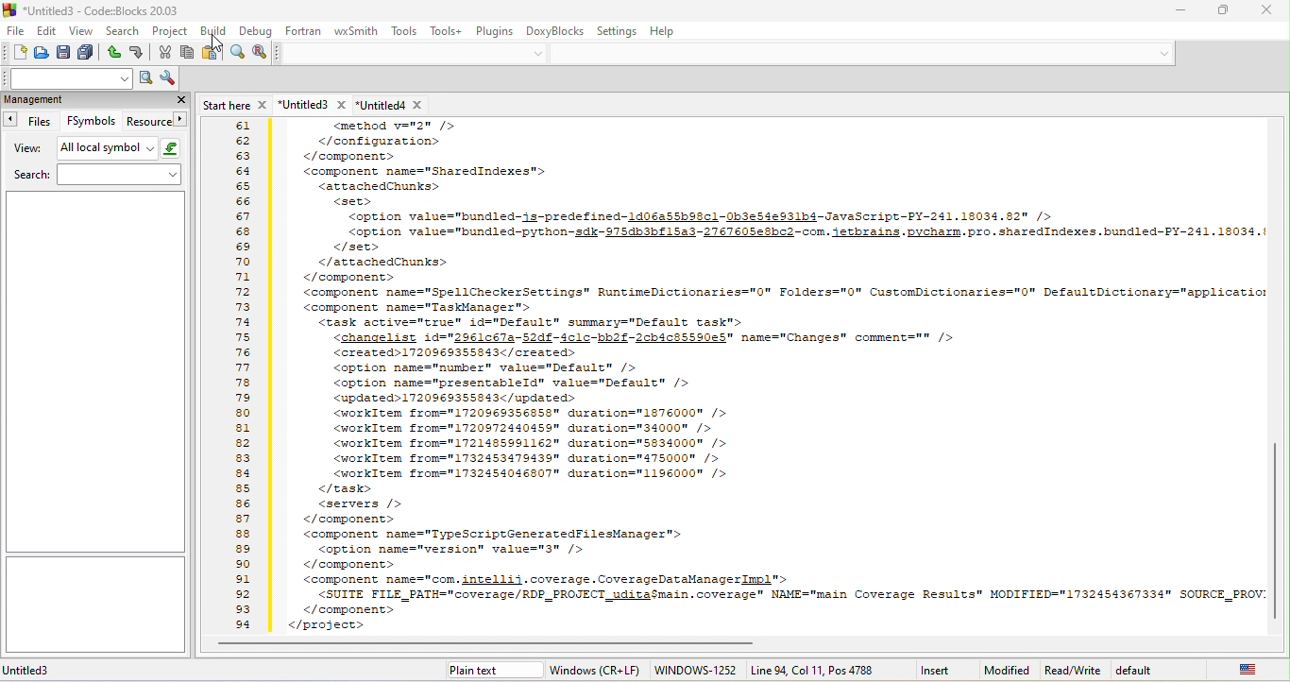 Image resolution: width=1290 pixels, height=682 pixels. What do you see at coordinates (42, 53) in the screenshot?
I see `open` at bounding box center [42, 53].